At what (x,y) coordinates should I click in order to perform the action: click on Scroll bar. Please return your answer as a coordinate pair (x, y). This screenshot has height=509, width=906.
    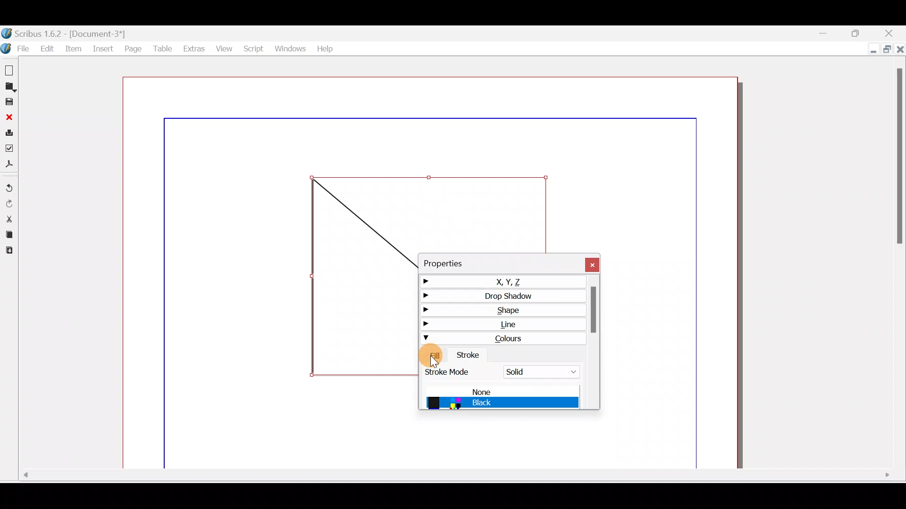
    Looking at the image, I should click on (594, 344).